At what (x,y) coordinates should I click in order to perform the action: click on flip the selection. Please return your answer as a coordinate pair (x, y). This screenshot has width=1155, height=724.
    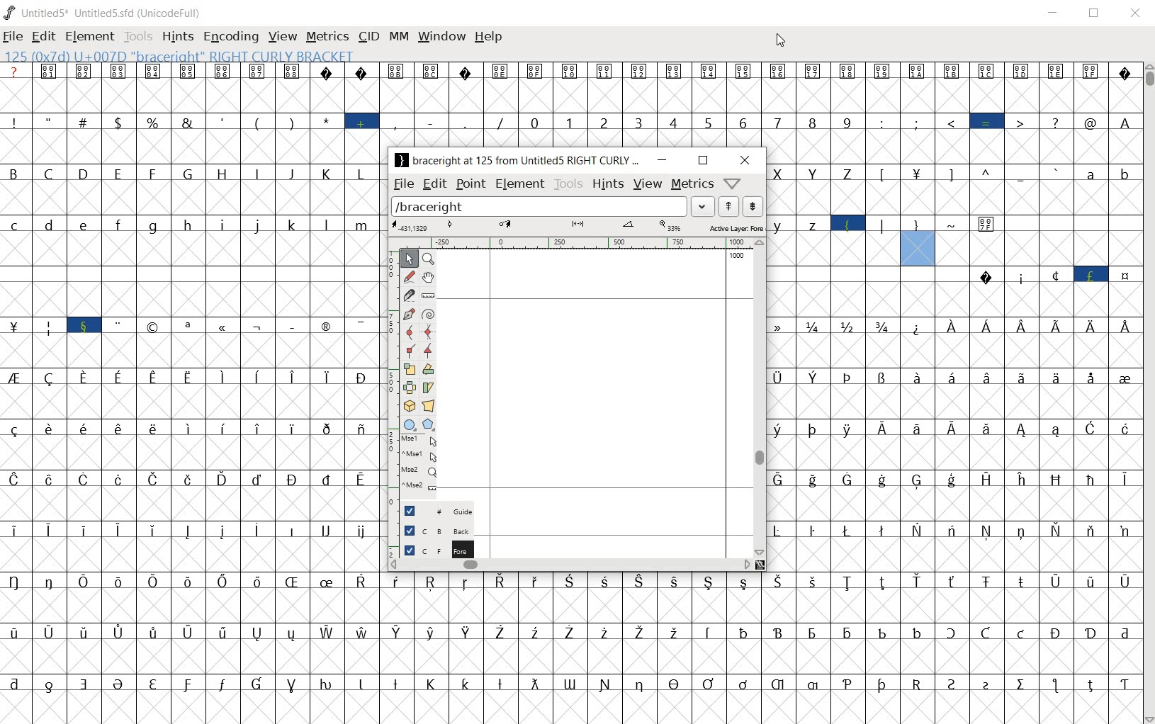
    Looking at the image, I should click on (428, 370).